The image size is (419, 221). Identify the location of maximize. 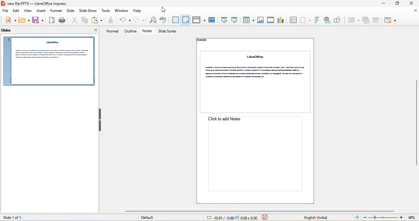
(397, 4).